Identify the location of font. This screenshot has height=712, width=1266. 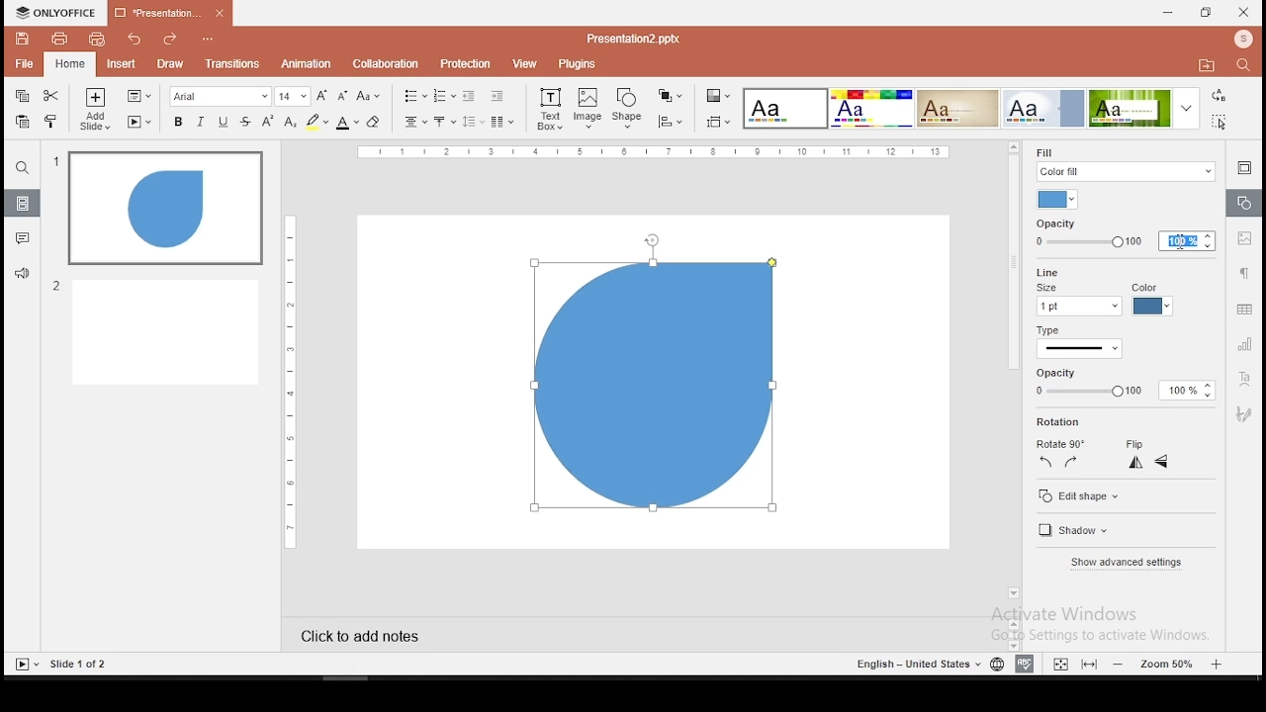
(221, 97).